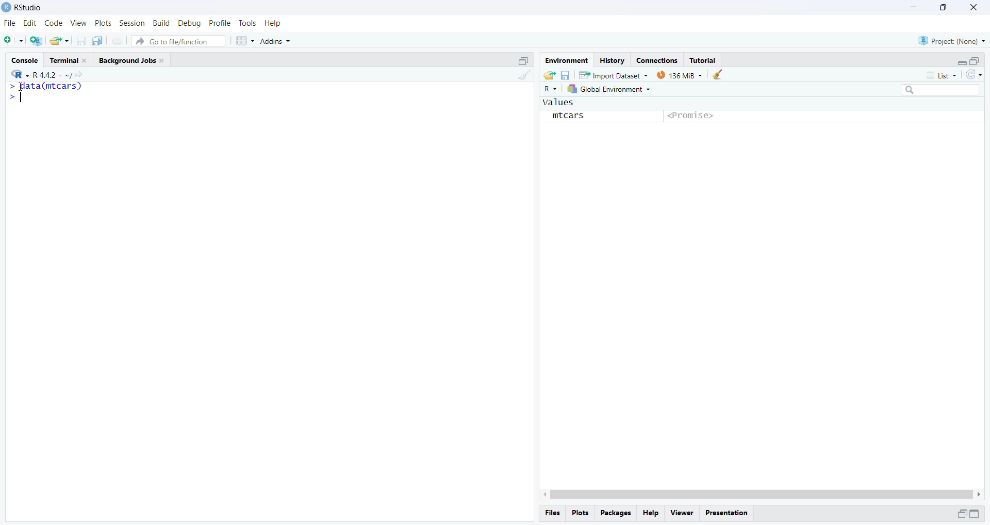 The width and height of the screenshot is (990, 525). Describe the element at coordinates (244, 40) in the screenshot. I see `Workspace panes` at that location.